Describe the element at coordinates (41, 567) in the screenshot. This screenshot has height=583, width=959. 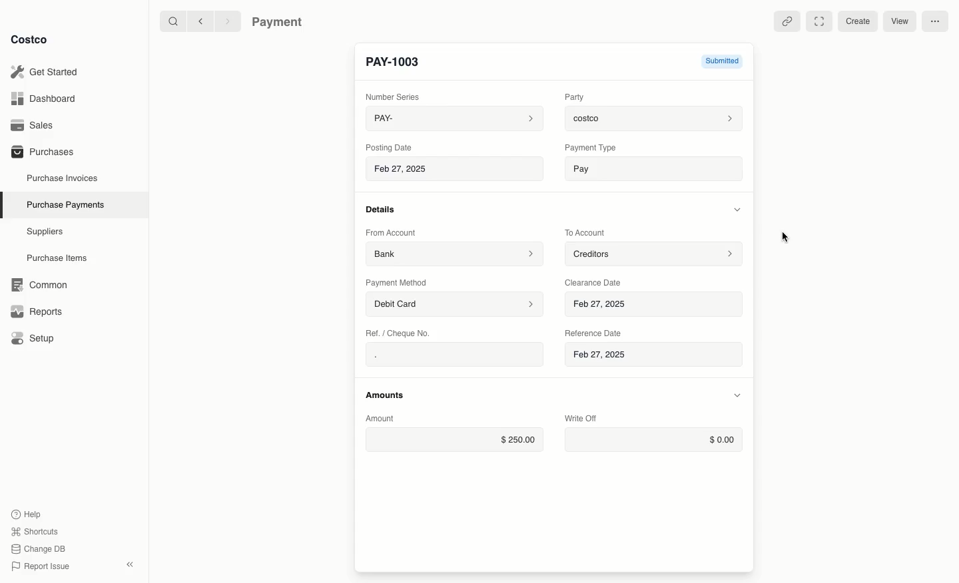
I see `Report Issue` at that location.